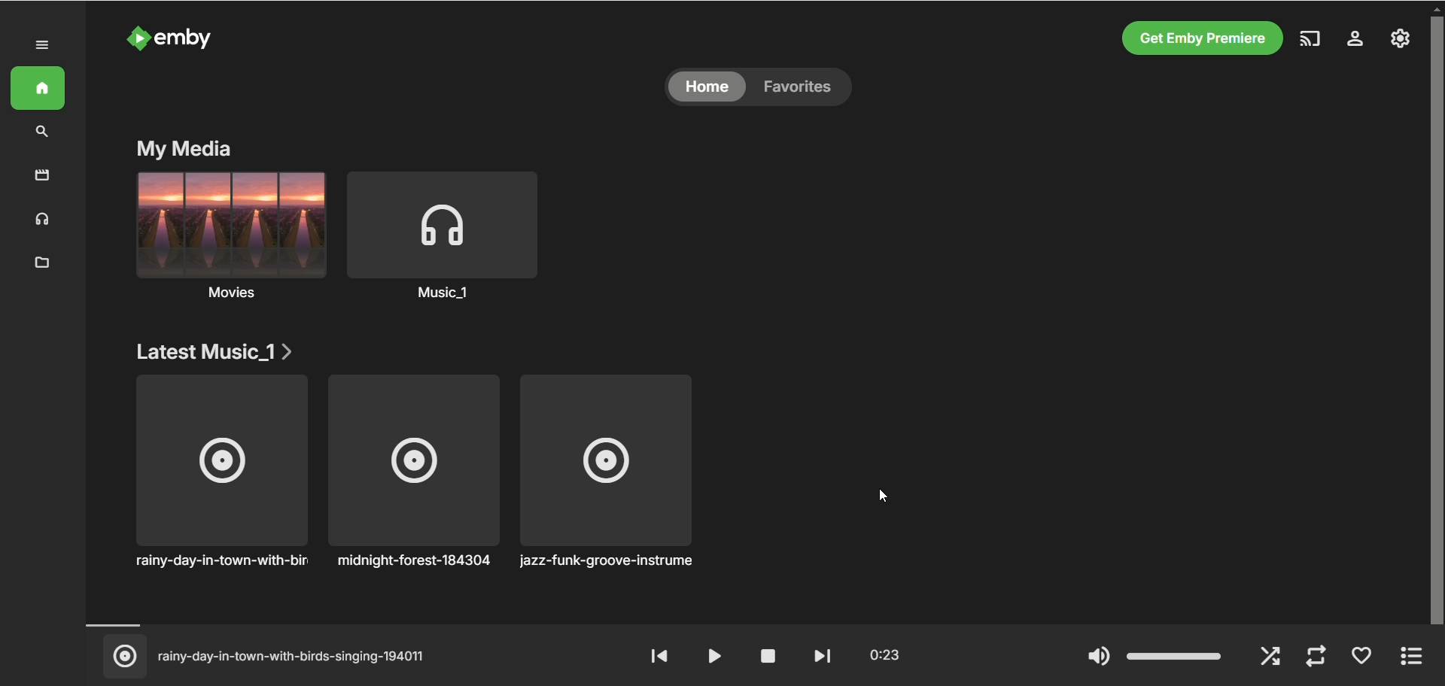 The height and width of the screenshot is (686, 1445). Describe the element at coordinates (1413, 656) in the screenshot. I see `expand` at that location.